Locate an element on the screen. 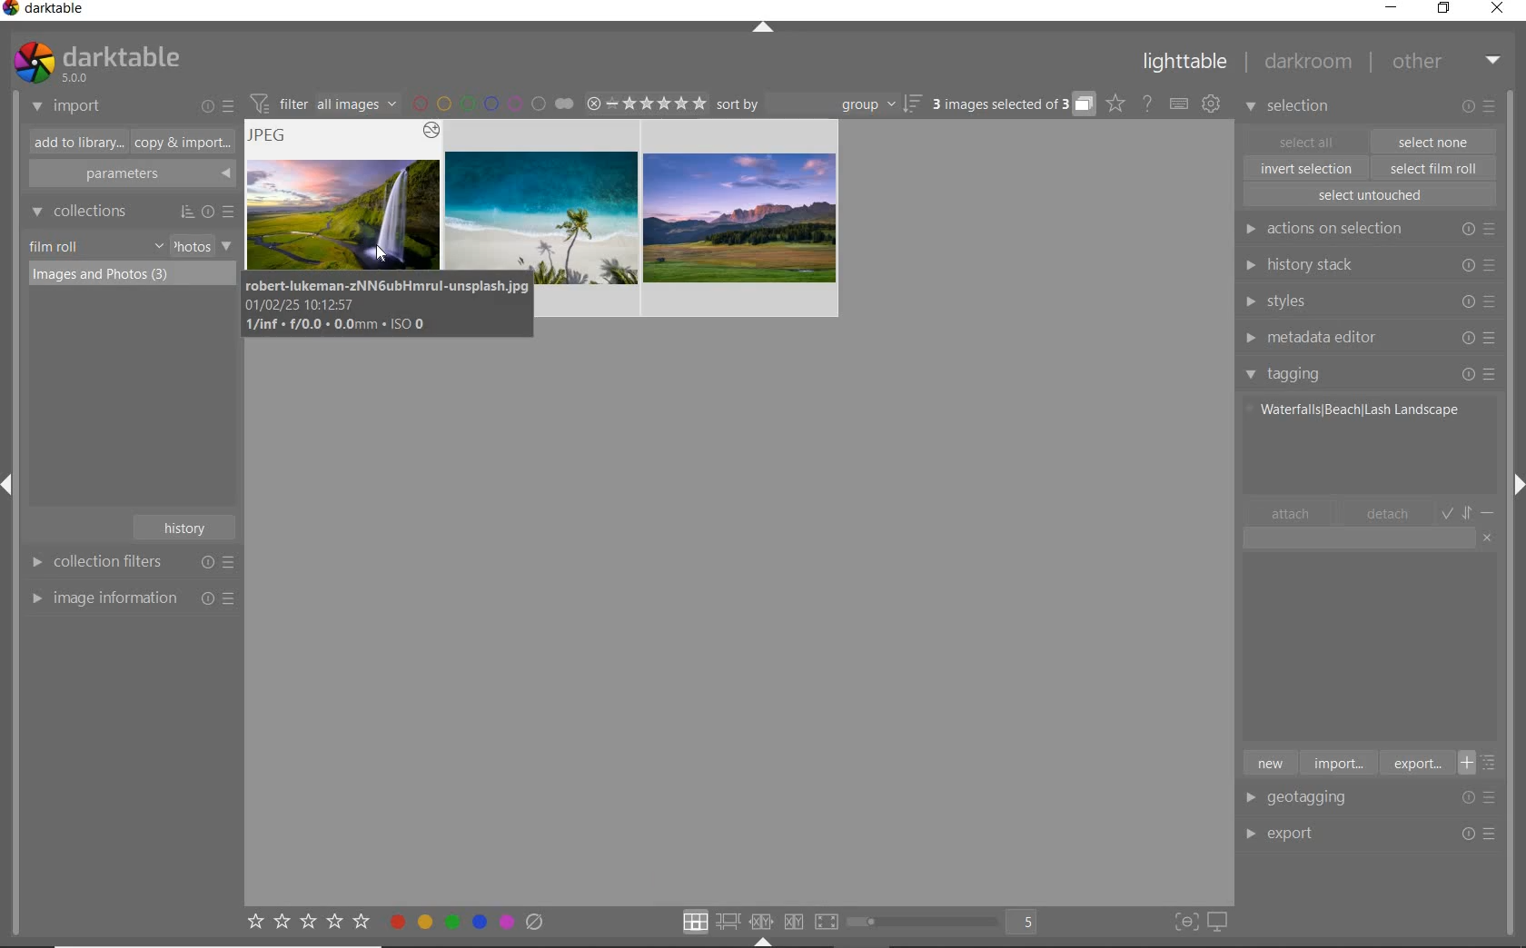  film roll is located at coordinates (55, 246).